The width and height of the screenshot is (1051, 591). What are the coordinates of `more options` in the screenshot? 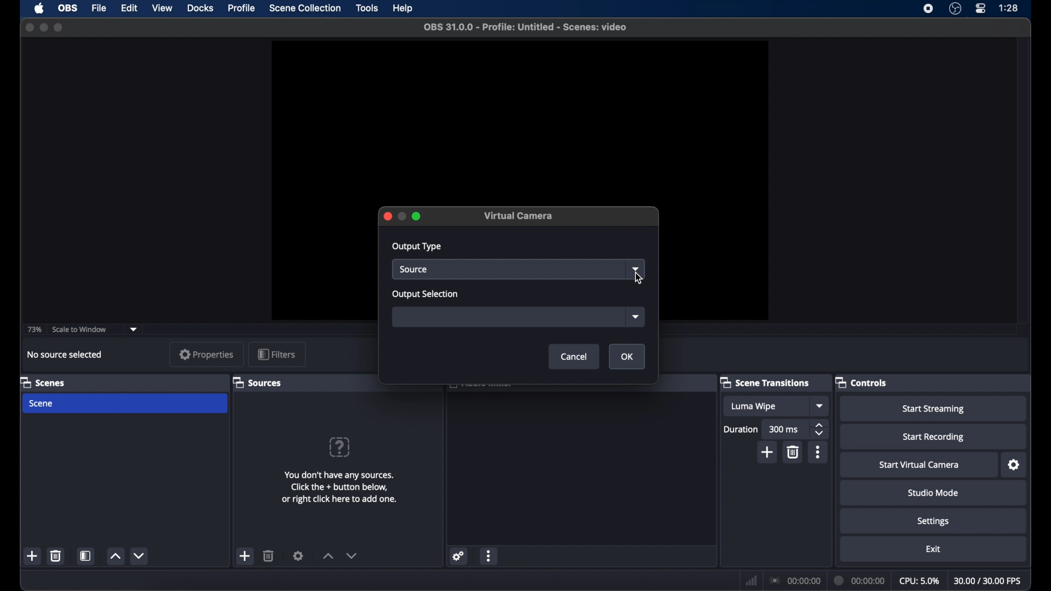 It's located at (490, 556).